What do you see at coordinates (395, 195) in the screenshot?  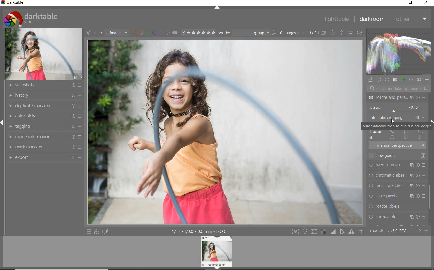 I see `scale pixels` at bounding box center [395, 195].